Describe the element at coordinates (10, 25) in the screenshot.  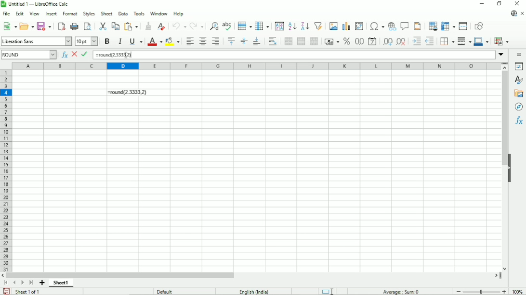
I see `New` at that location.